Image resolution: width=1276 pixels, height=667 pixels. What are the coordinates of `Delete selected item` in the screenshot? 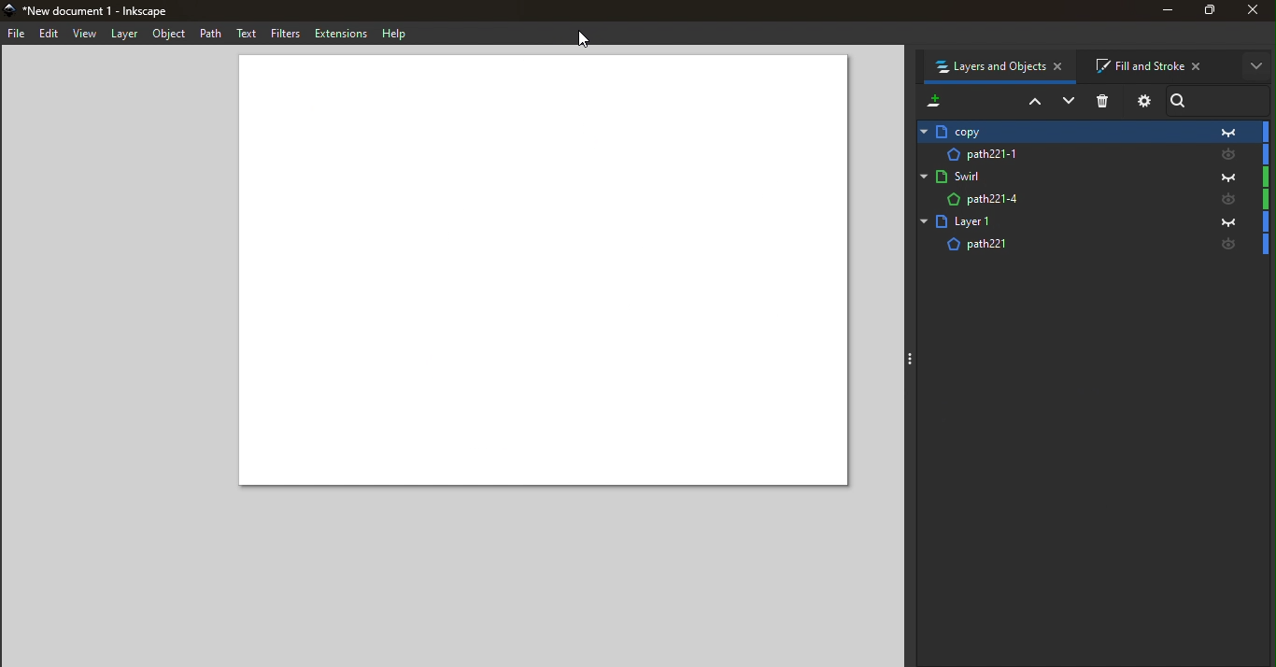 It's located at (1107, 102).